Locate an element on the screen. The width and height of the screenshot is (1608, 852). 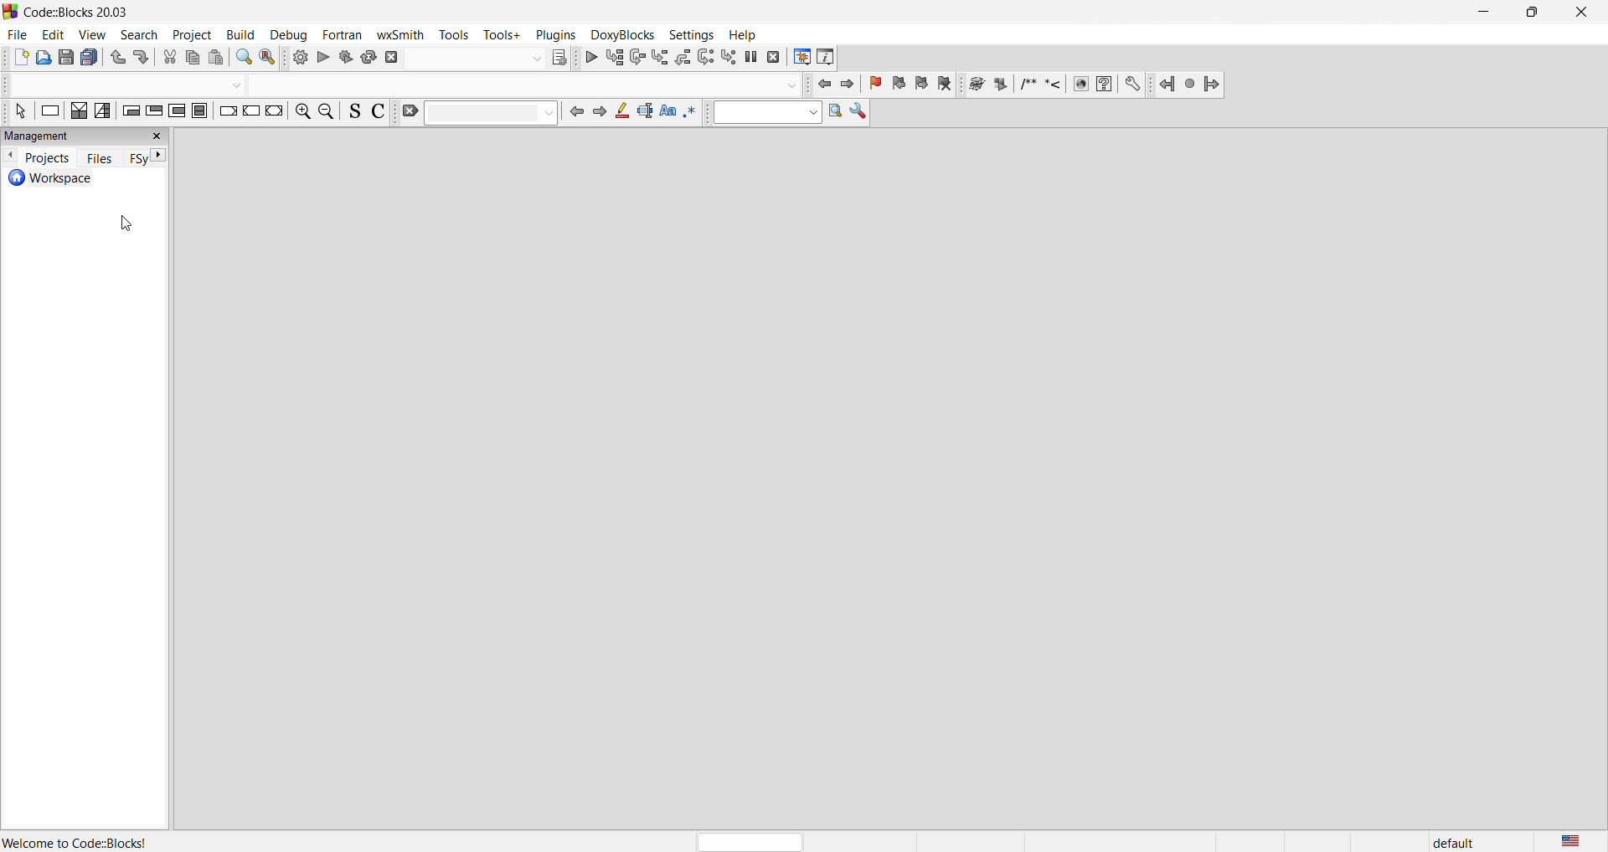
clear is located at coordinates (478, 113).